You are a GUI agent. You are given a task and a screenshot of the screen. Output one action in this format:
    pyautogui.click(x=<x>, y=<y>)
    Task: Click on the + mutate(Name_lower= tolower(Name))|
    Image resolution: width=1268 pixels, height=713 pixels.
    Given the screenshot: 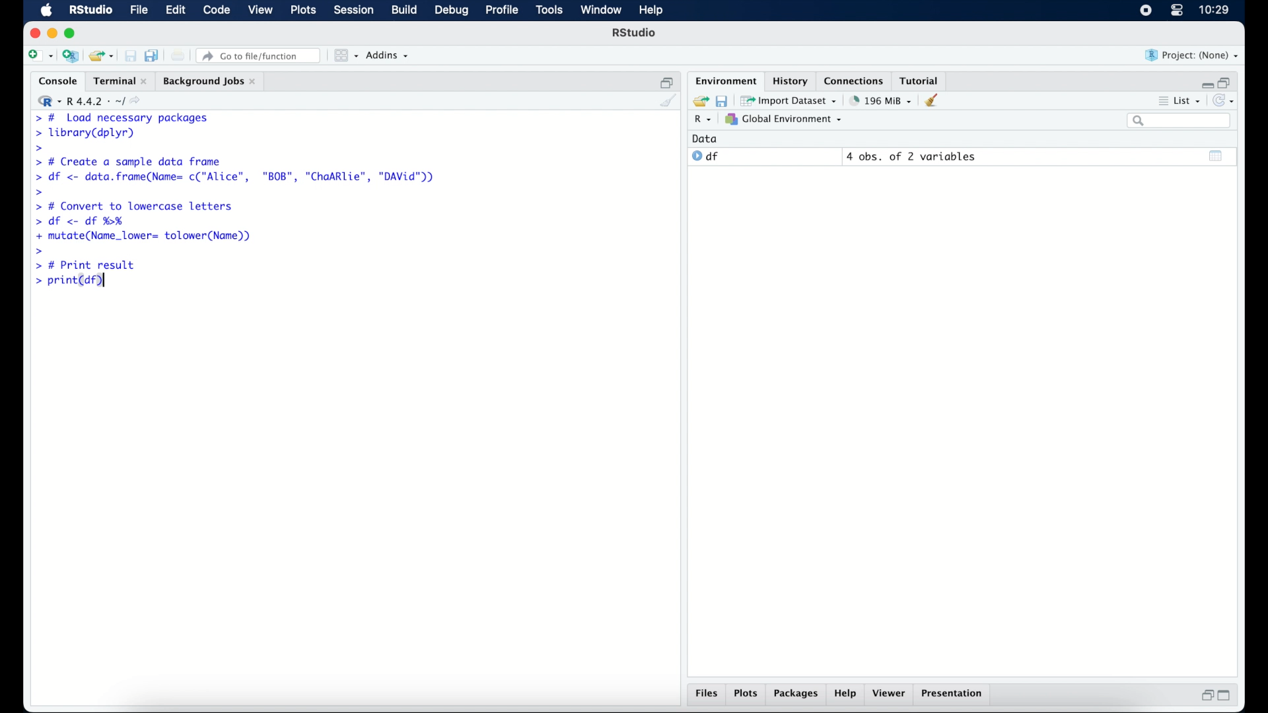 What is the action you would take?
    pyautogui.click(x=147, y=236)
    